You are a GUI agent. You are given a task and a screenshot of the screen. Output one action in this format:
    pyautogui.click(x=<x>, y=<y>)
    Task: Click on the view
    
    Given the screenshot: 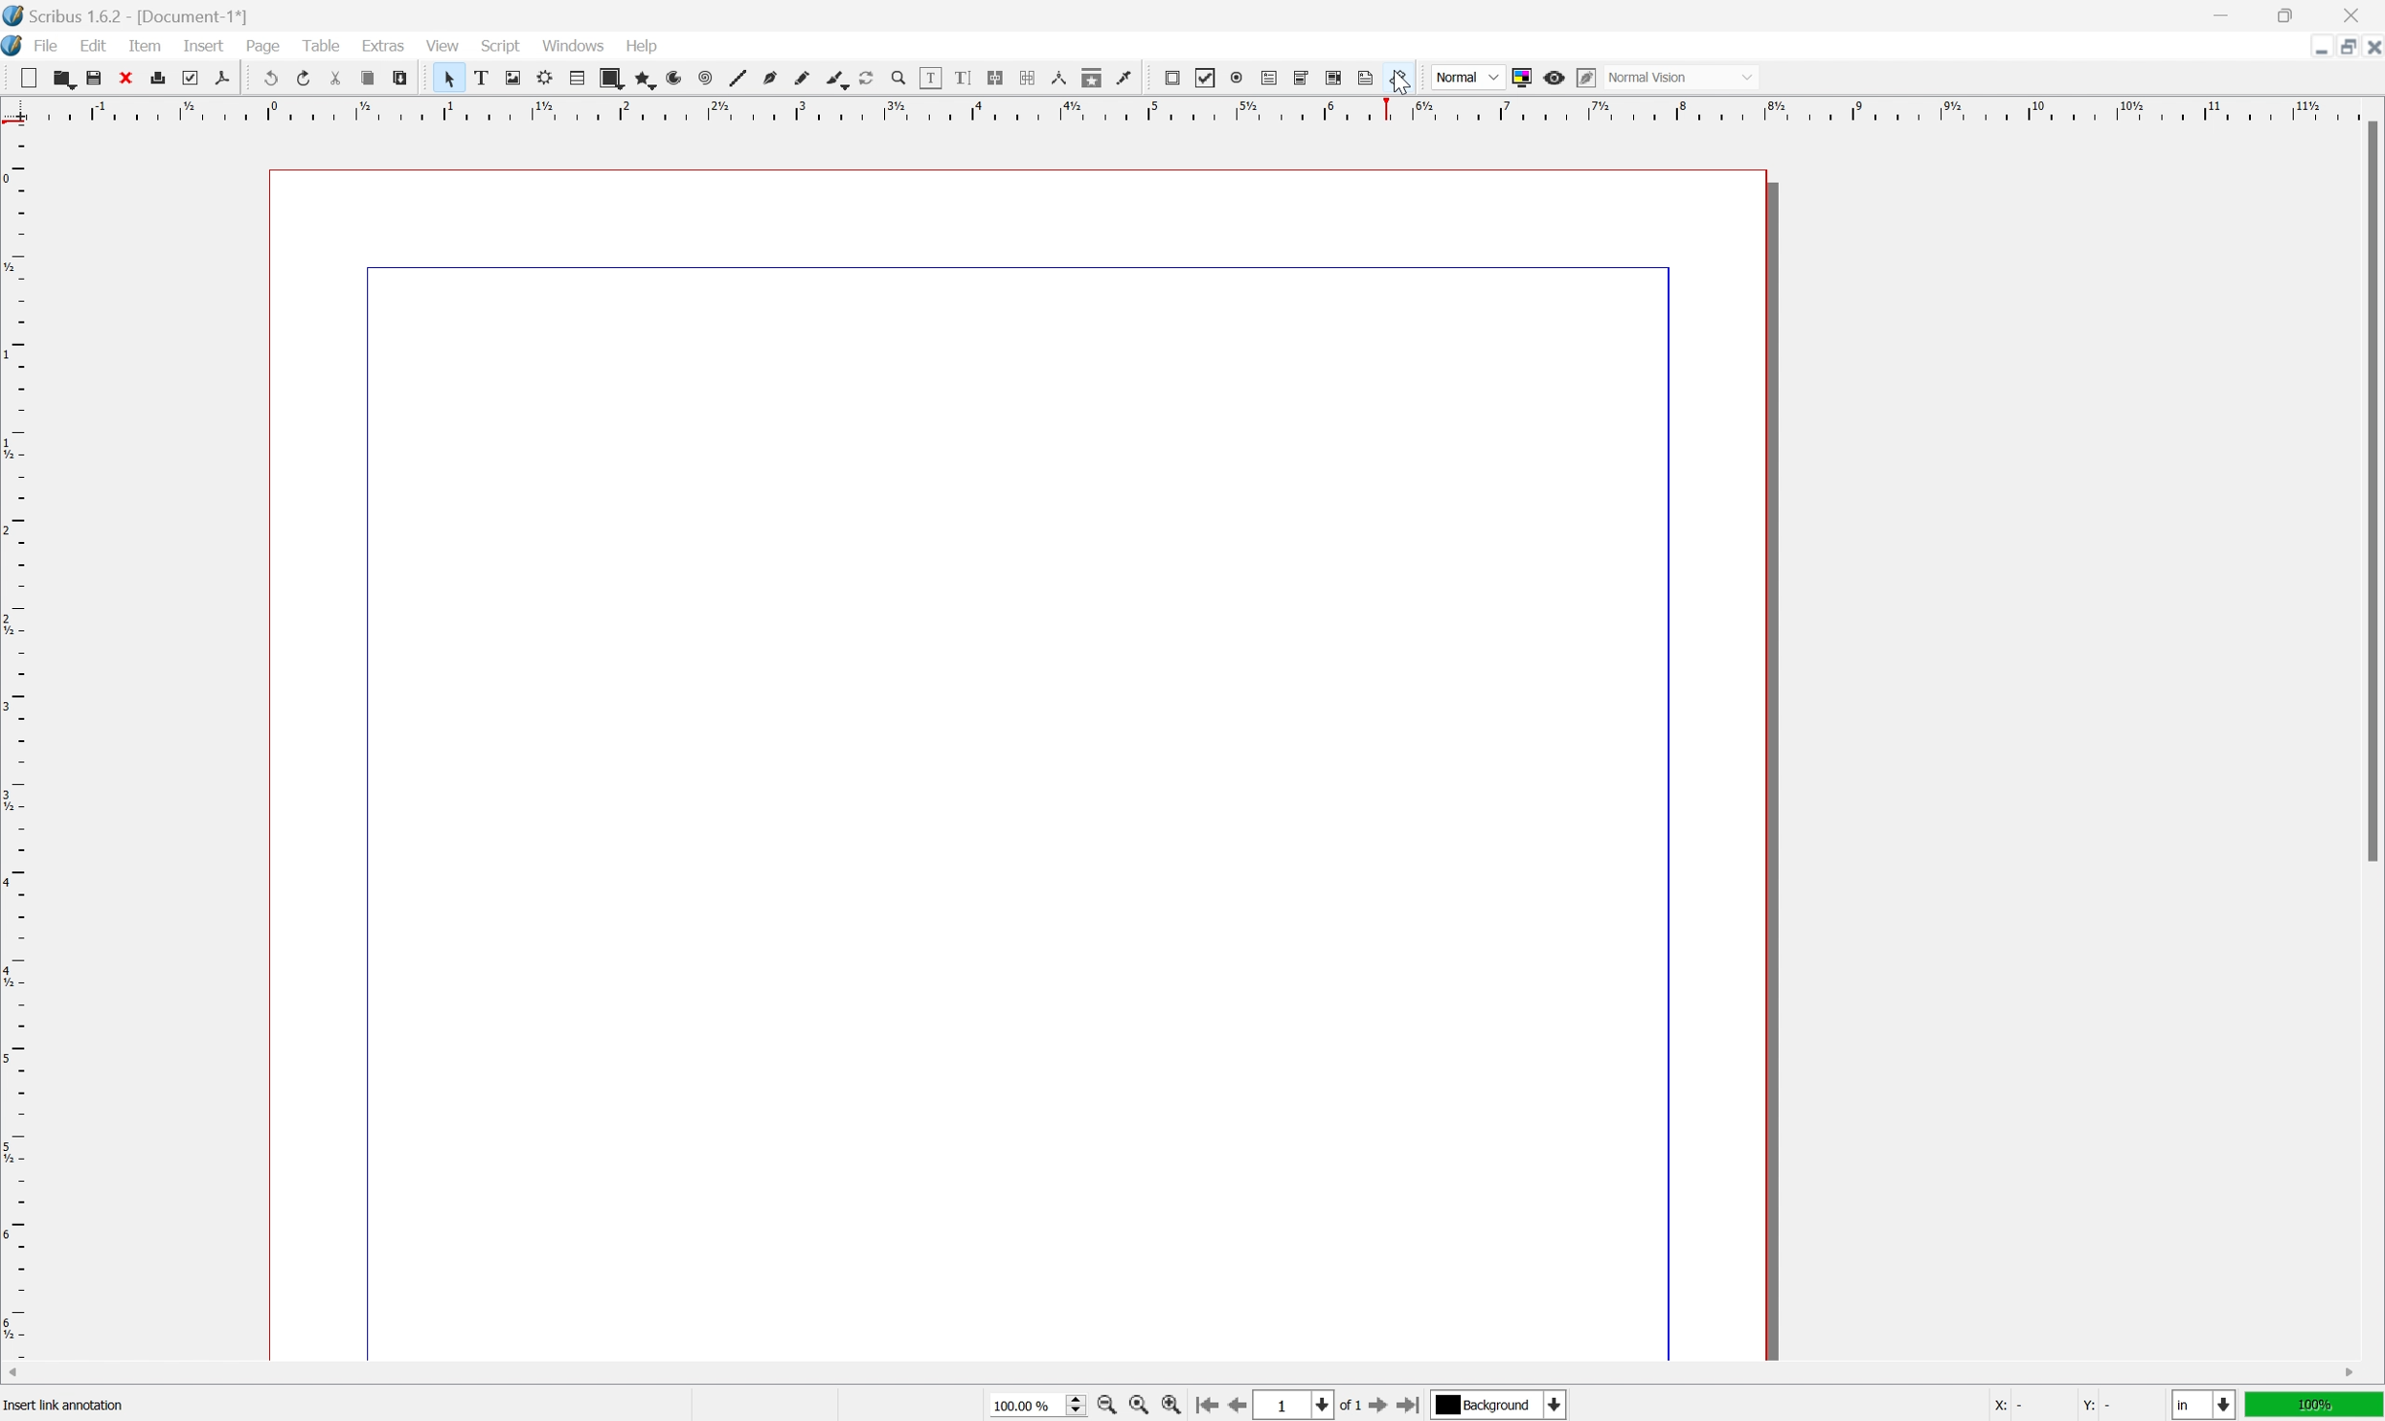 What is the action you would take?
    pyautogui.click(x=441, y=44)
    